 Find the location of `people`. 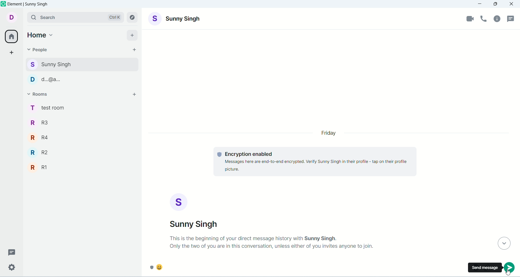

people is located at coordinates (38, 49).